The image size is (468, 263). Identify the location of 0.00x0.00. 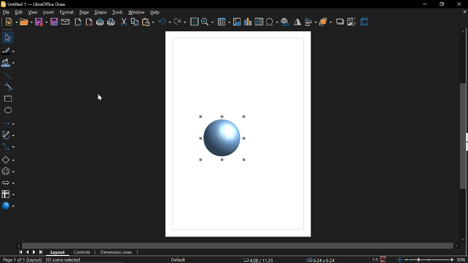
(320, 260).